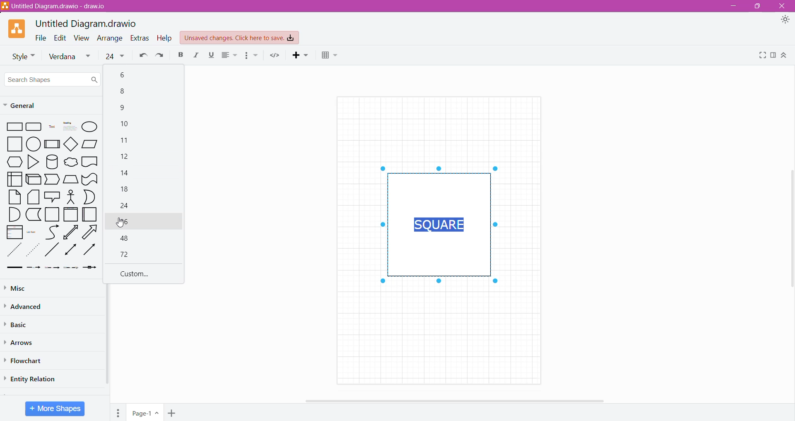  What do you see at coordinates (783, 6) in the screenshot?
I see `Close` at bounding box center [783, 6].